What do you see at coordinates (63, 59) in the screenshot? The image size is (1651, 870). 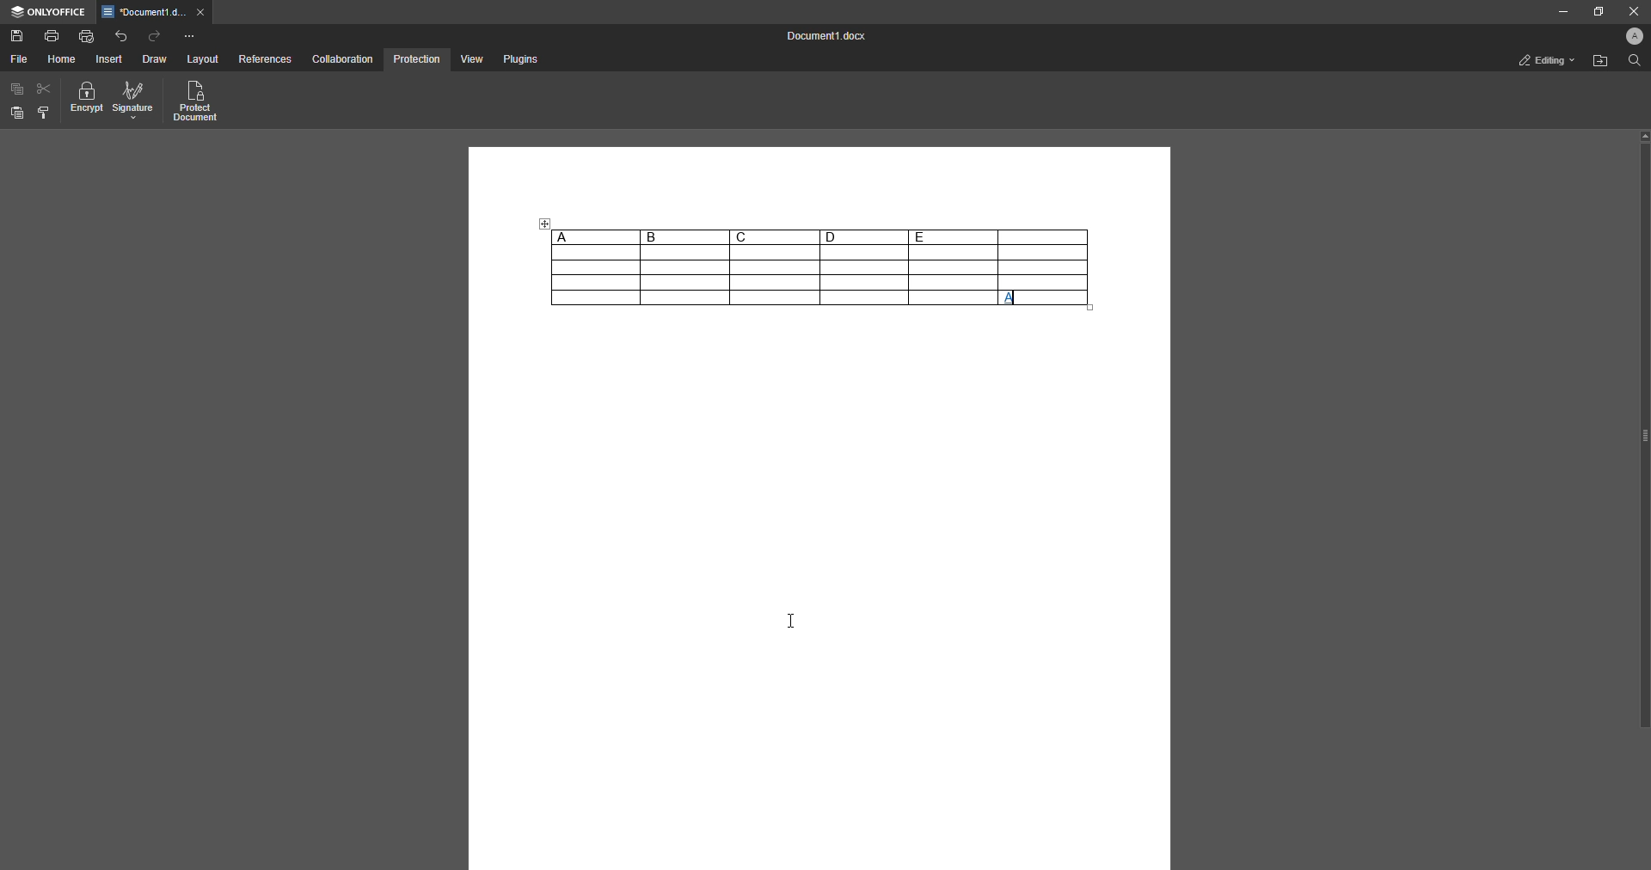 I see `Home` at bounding box center [63, 59].